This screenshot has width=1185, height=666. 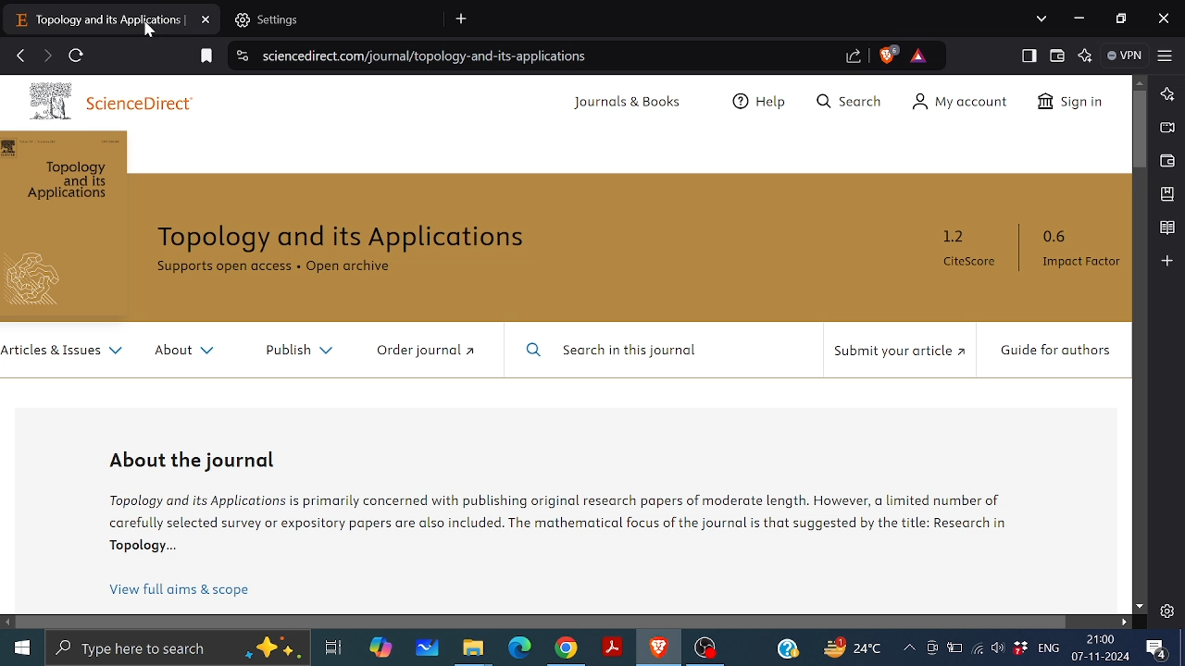 I want to click on Add bookmark, so click(x=207, y=55).